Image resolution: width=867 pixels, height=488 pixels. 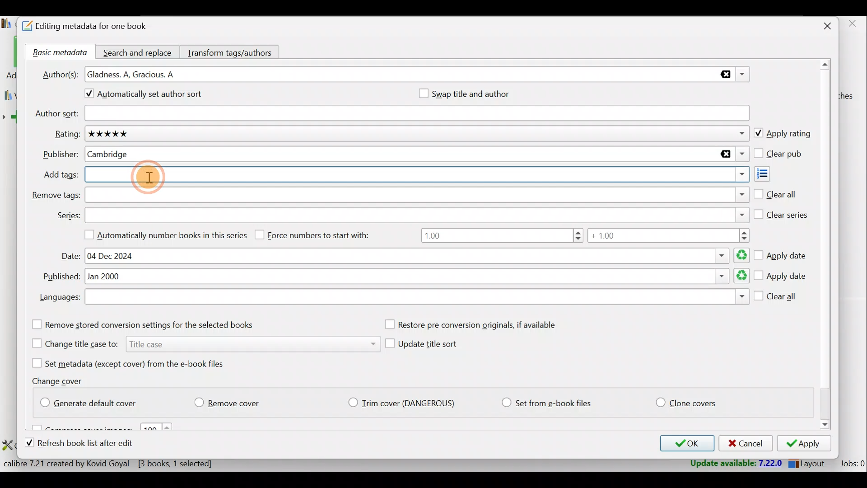 I want to click on Clear all, so click(x=775, y=192).